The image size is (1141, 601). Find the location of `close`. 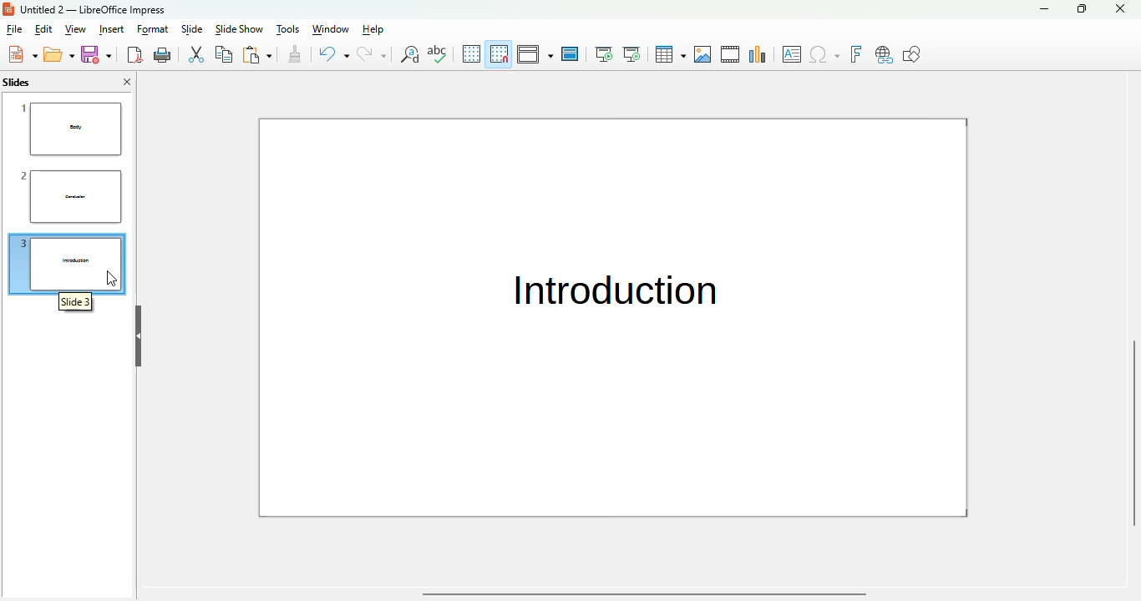

close is located at coordinates (1119, 8).